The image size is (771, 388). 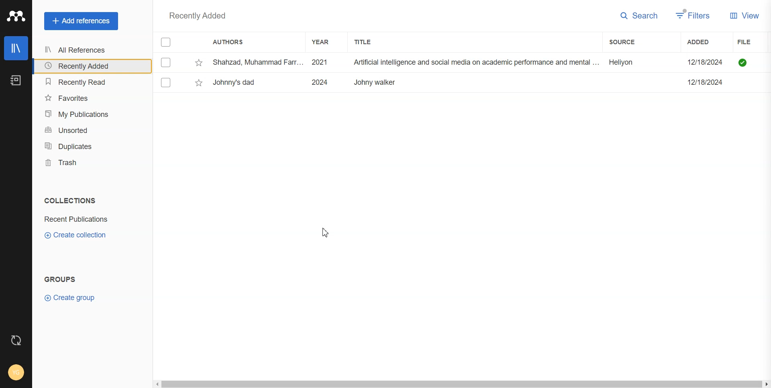 I want to click on scrollbar, so click(x=461, y=384).